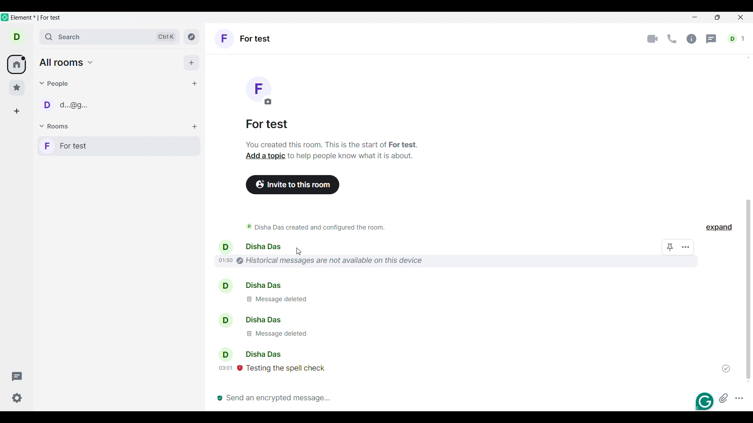 Image resolution: width=753 pixels, height=423 pixels. What do you see at coordinates (191, 63) in the screenshot?
I see `Add` at bounding box center [191, 63].